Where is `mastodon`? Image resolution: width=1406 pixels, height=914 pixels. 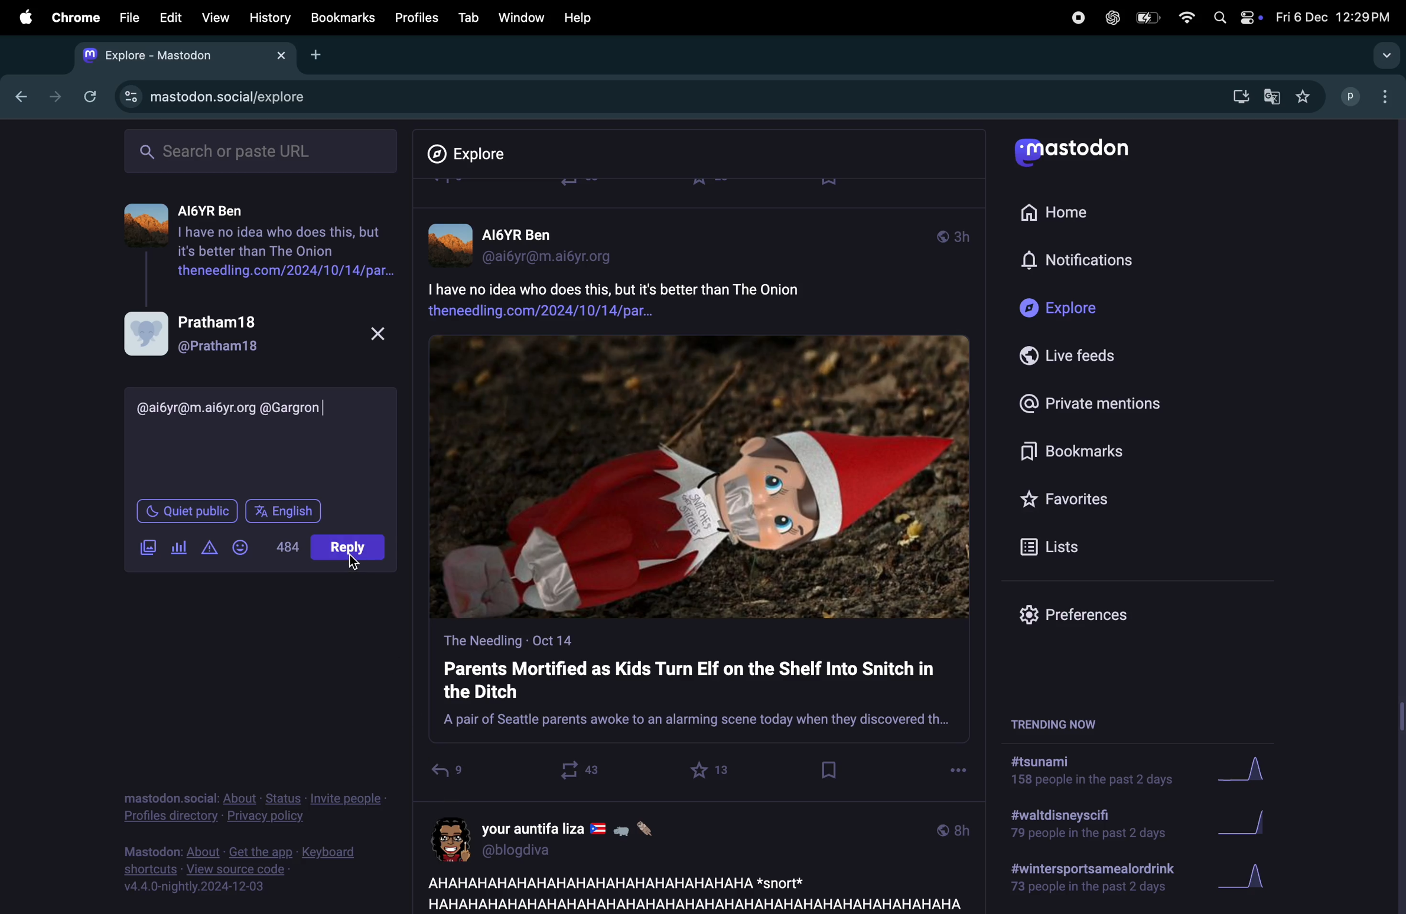 mastodon is located at coordinates (1078, 154).